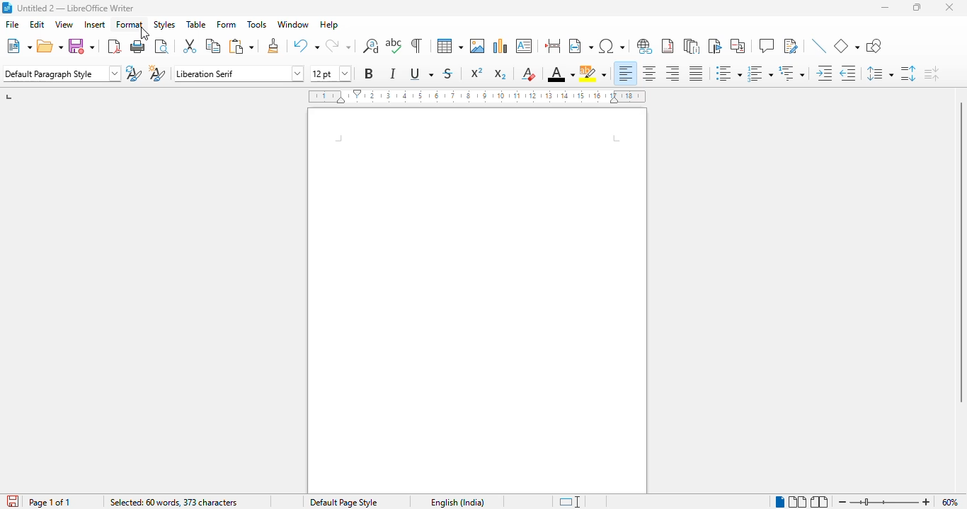 The image size is (967, 509). Describe the element at coordinates (927, 501) in the screenshot. I see `zoom in` at that location.